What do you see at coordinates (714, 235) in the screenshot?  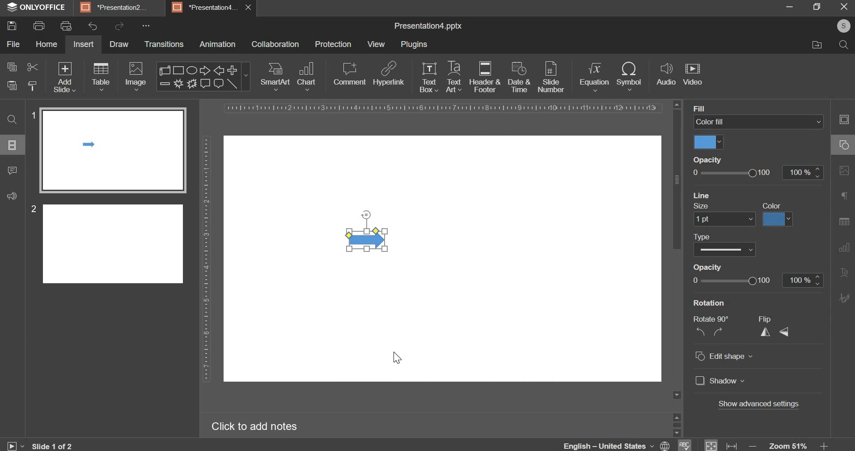 I see `` at bounding box center [714, 235].